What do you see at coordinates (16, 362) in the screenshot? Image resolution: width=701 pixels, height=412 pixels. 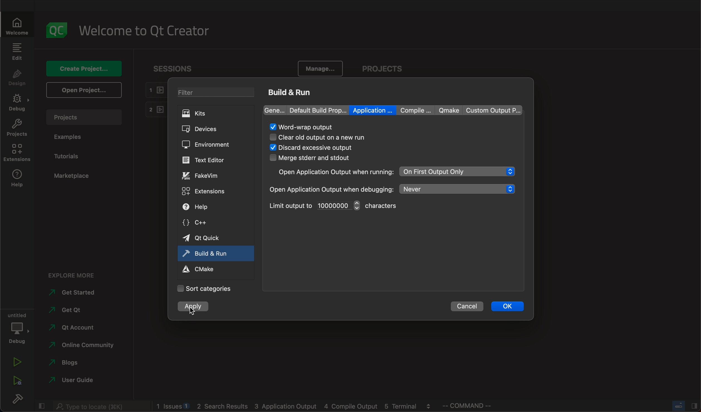 I see `run` at bounding box center [16, 362].